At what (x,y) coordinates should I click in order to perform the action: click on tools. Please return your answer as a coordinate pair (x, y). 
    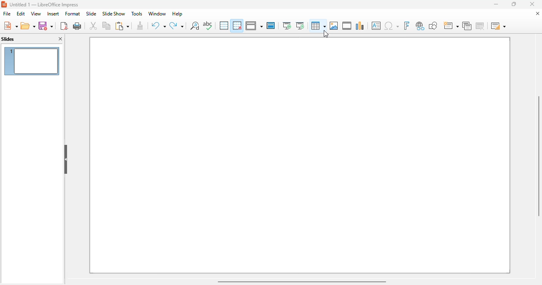
    Looking at the image, I should click on (136, 13).